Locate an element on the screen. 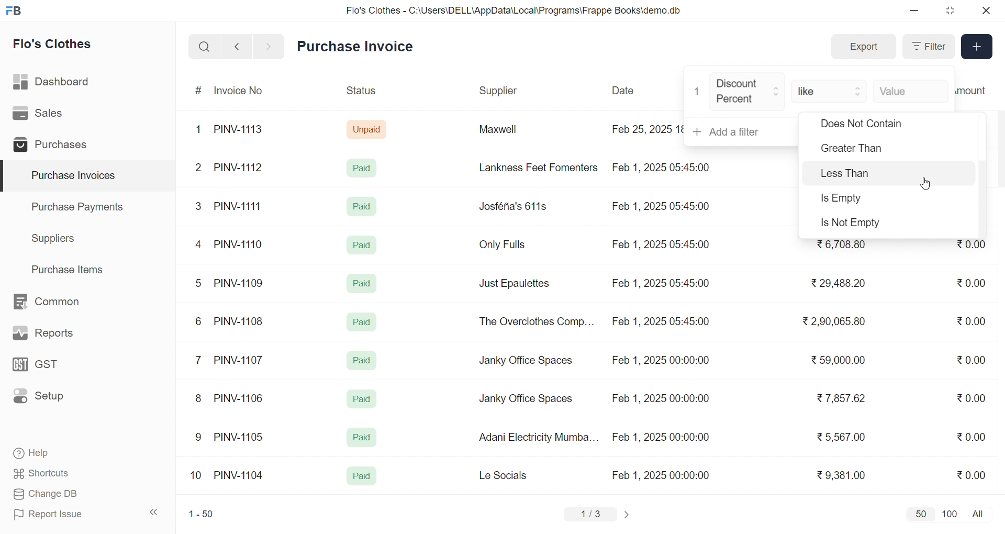  Date is located at coordinates (624, 91).